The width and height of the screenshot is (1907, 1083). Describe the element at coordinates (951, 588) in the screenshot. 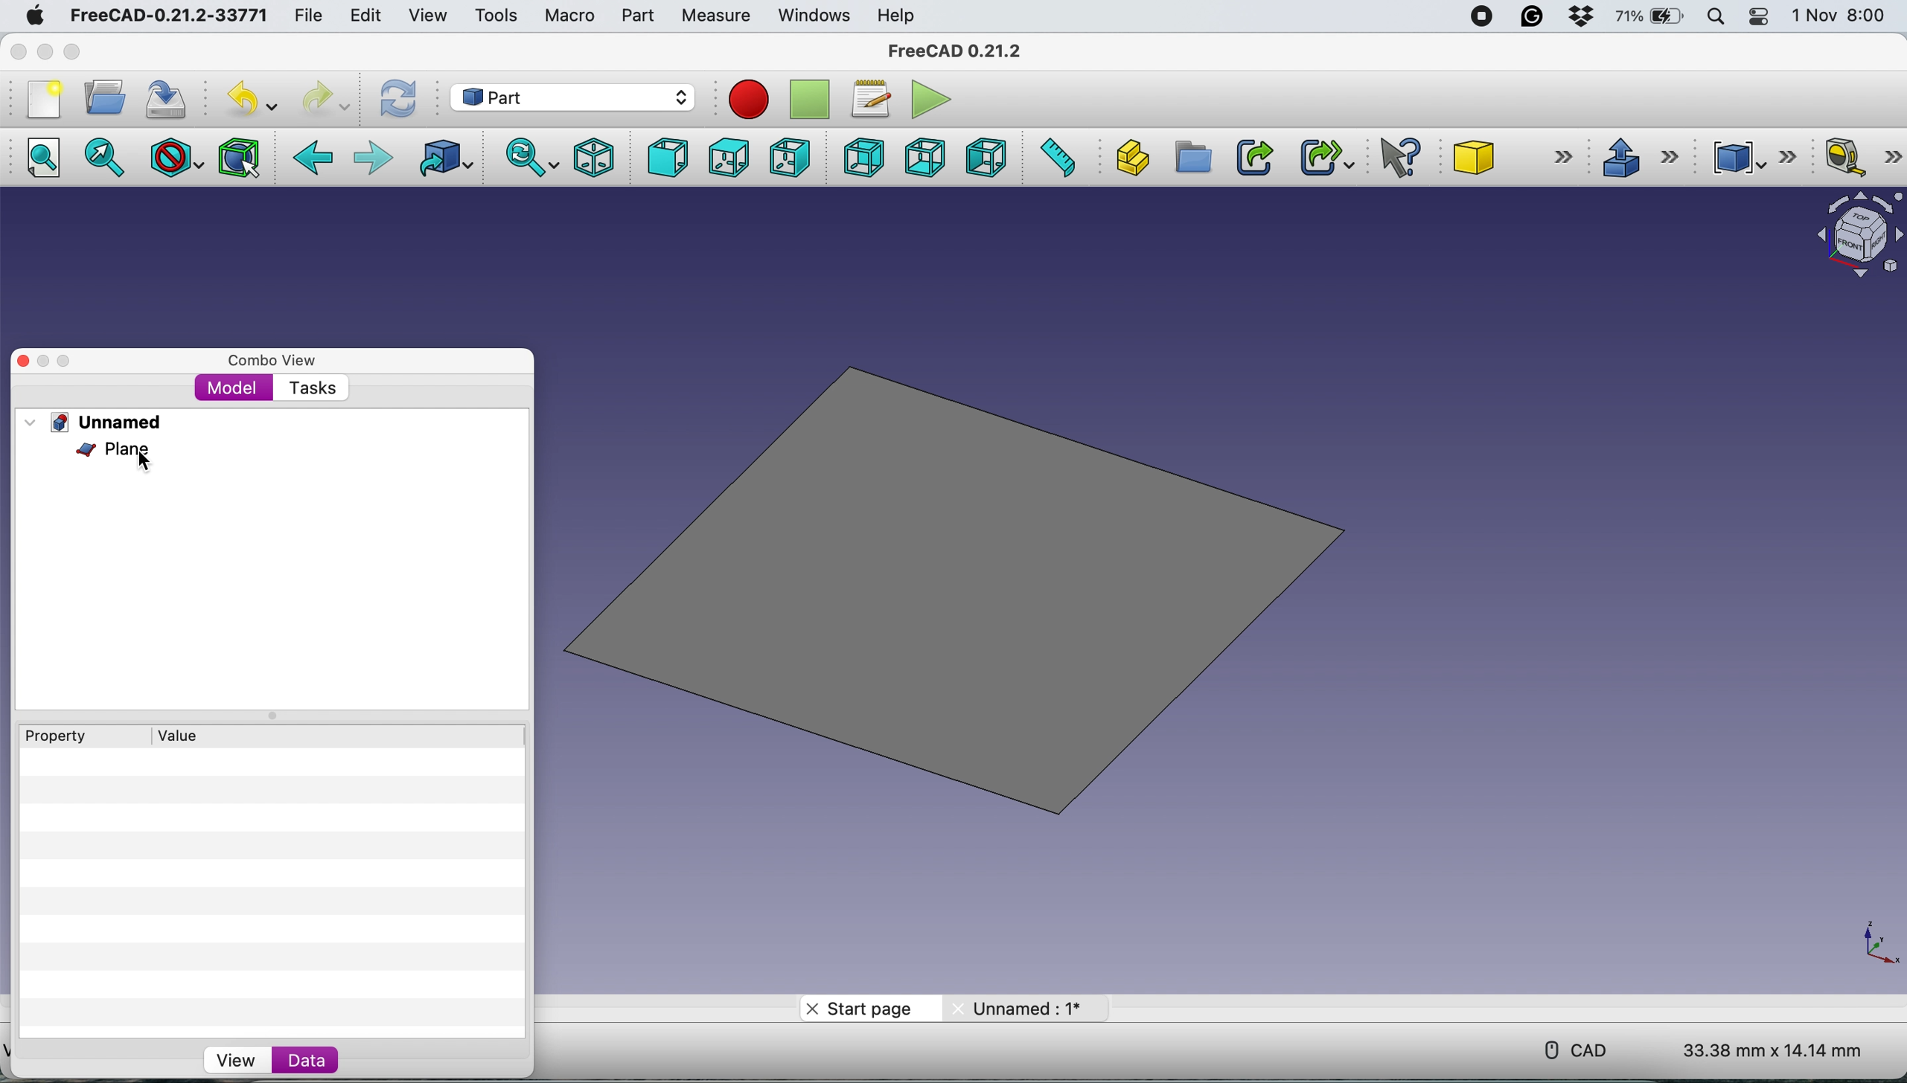

I see `plane` at that location.